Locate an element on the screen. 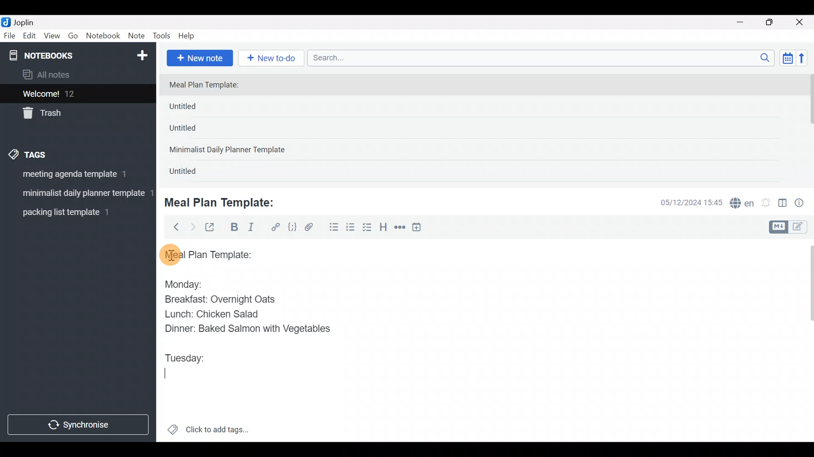 The height and width of the screenshot is (457, 814). Tools is located at coordinates (162, 36).